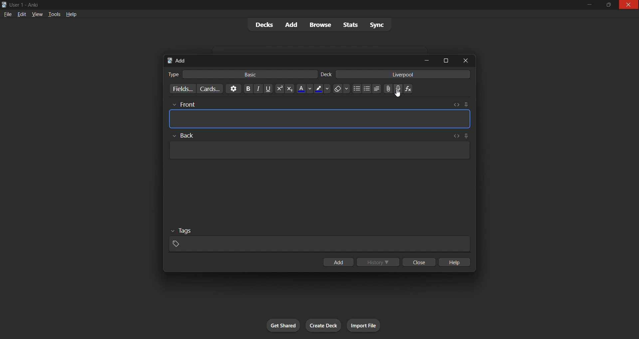  Describe the element at coordinates (279, 5) in the screenshot. I see `windows title bar` at that location.